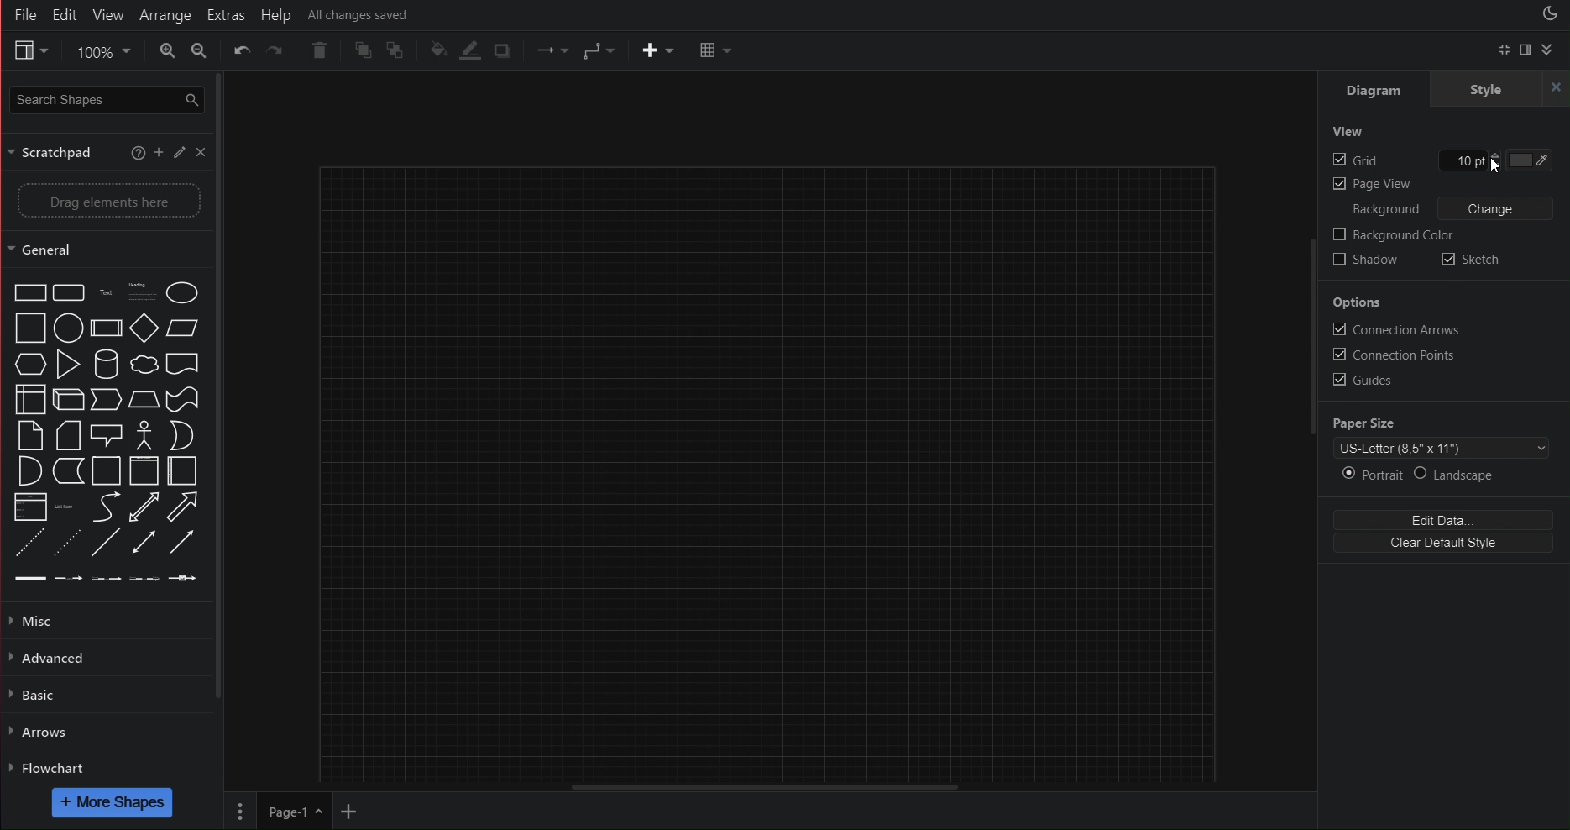 This screenshot has height=830, width=1570. What do you see at coordinates (1500, 91) in the screenshot?
I see `Style` at bounding box center [1500, 91].